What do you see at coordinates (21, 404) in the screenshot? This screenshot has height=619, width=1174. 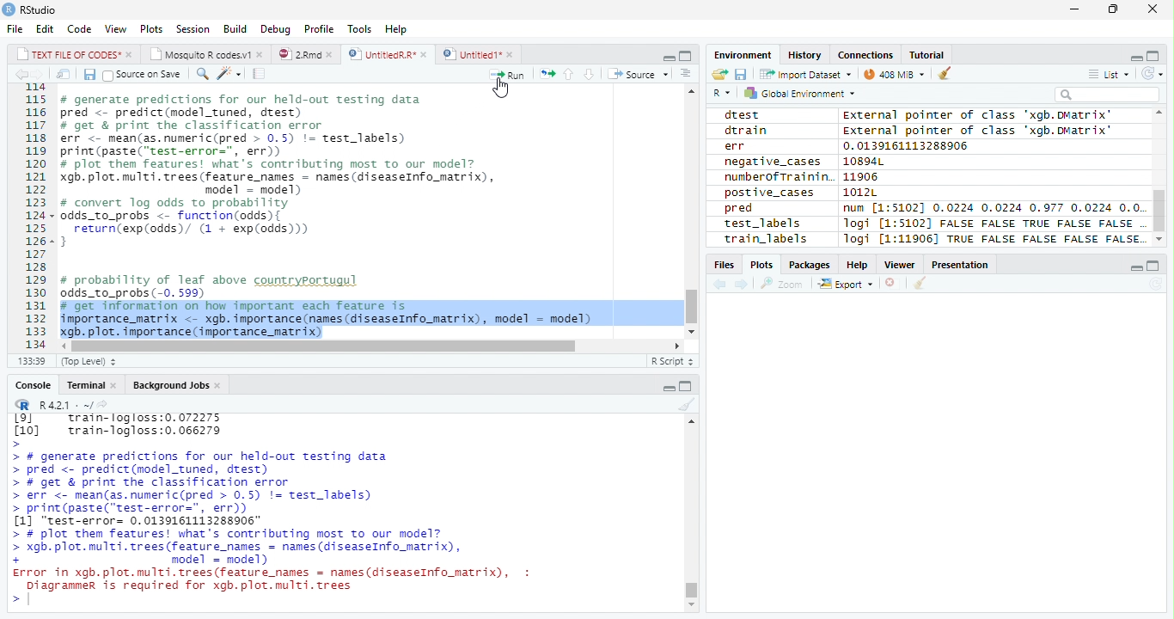 I see `R` at bounding box center [21, 404].